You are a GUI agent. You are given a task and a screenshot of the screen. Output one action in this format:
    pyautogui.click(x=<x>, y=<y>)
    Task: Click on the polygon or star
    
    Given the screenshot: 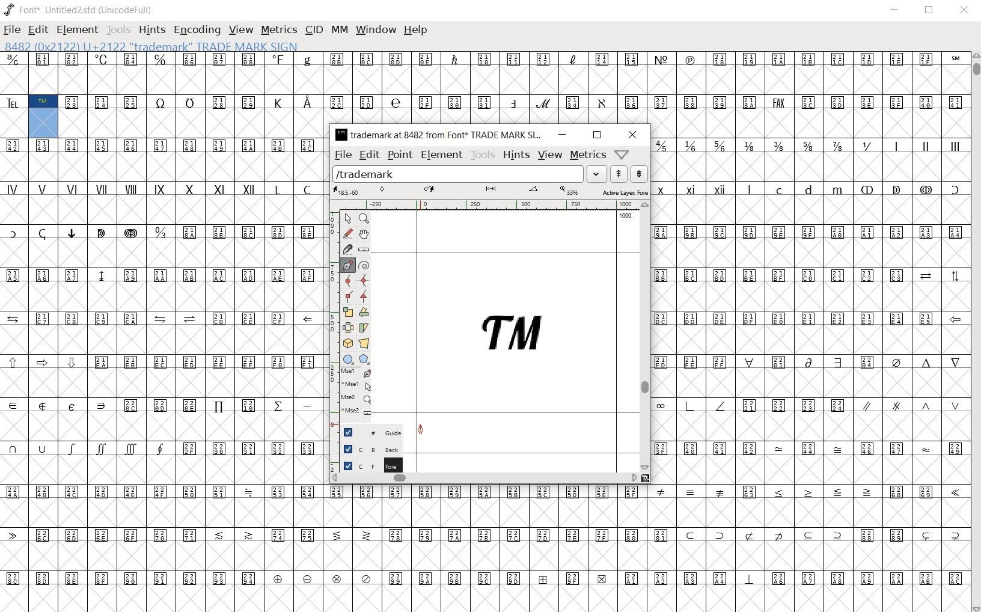 What is the action you would take?
    pyautogui.click(x=365, y=358)
    